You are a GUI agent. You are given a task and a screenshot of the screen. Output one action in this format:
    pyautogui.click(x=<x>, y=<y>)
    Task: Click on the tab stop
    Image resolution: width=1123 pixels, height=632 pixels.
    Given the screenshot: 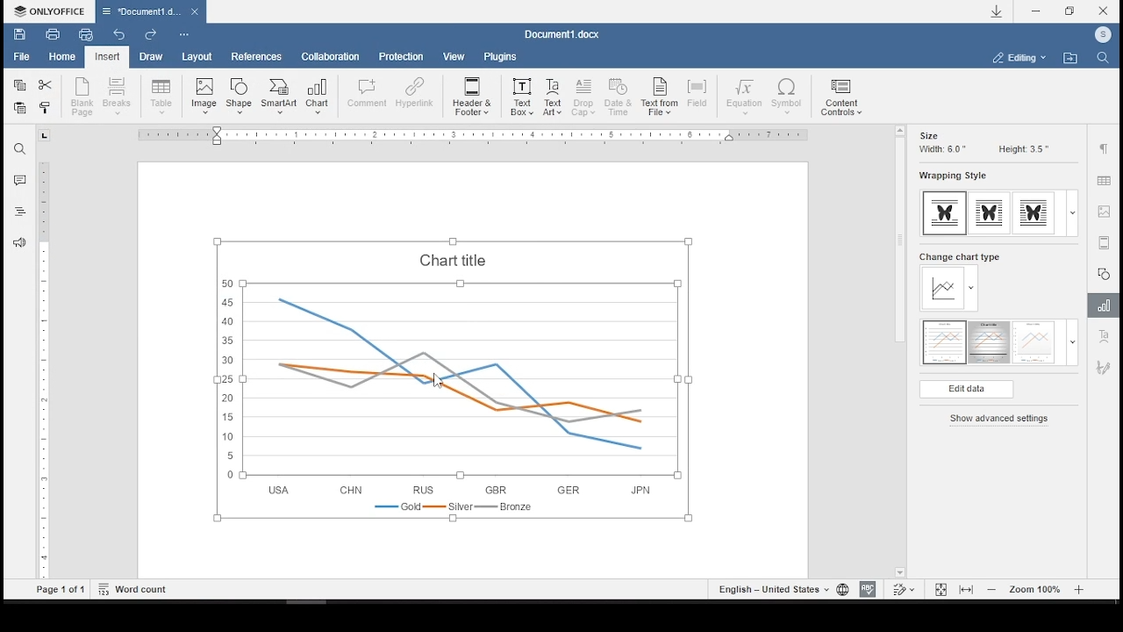 What is the action you would take?
    pyautogui.click(x=44, y=135)
    